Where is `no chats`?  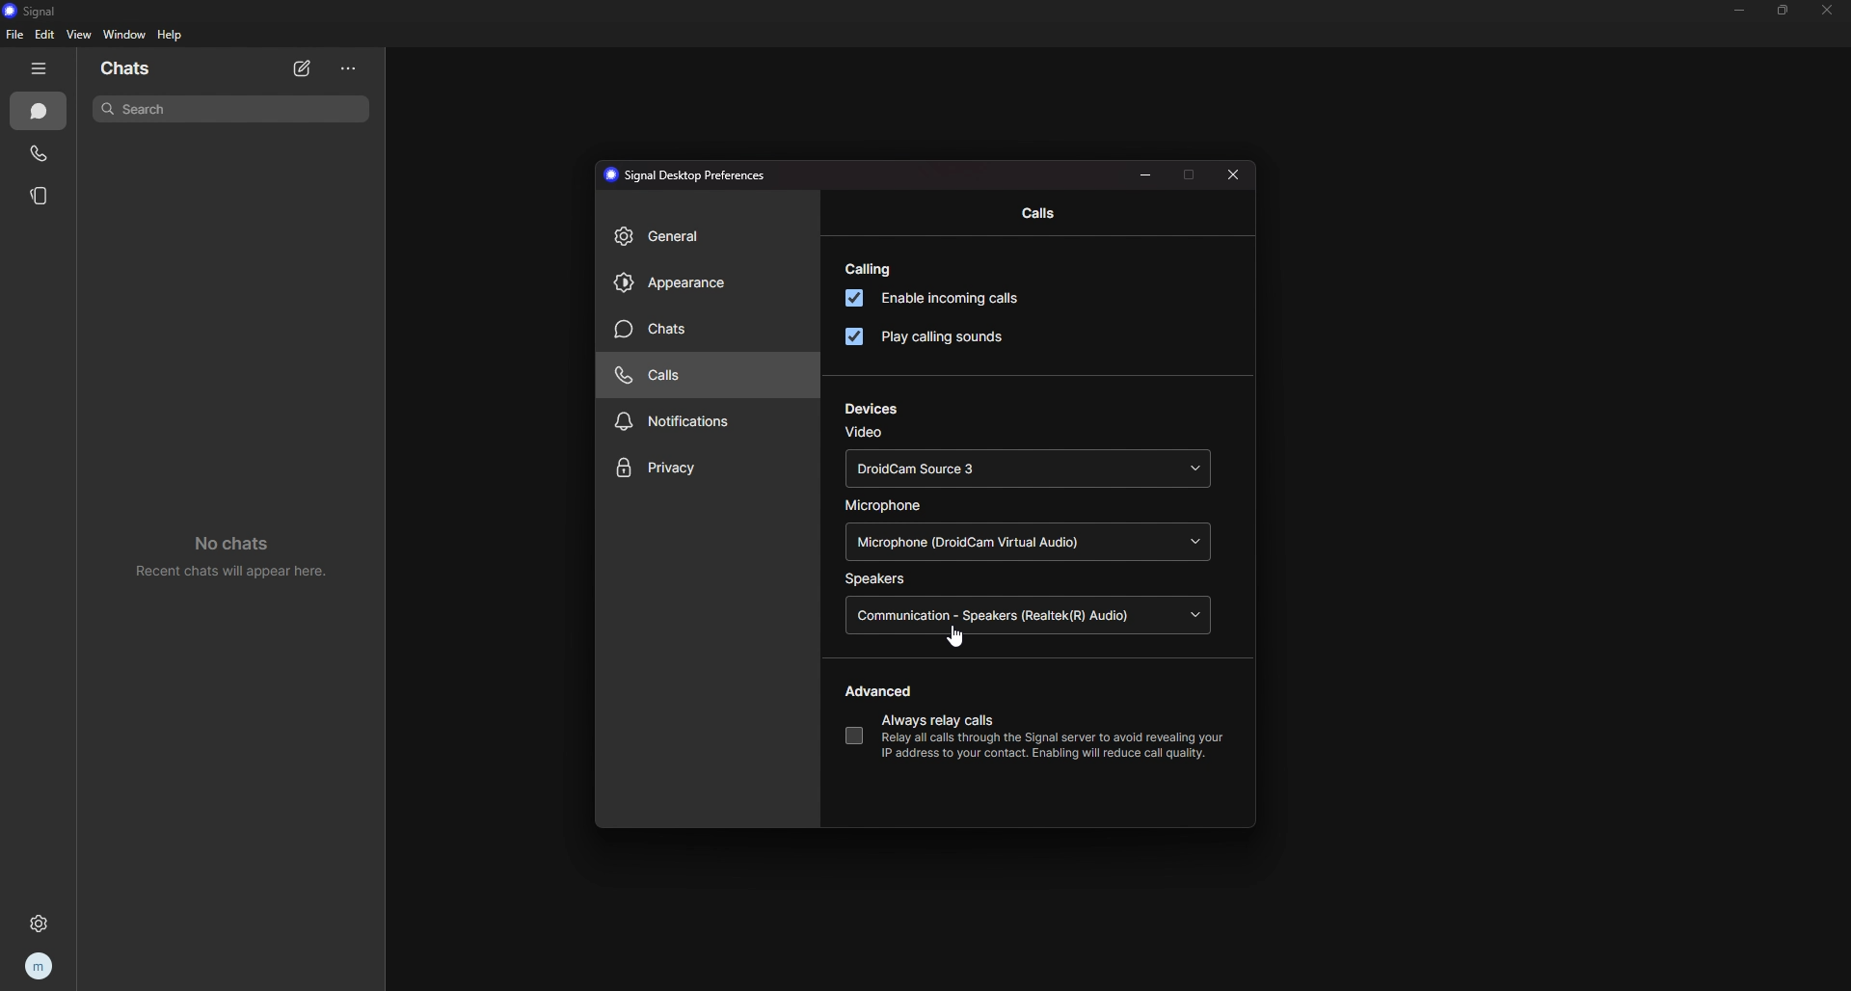 no chats is located at coordinates (228, 555).